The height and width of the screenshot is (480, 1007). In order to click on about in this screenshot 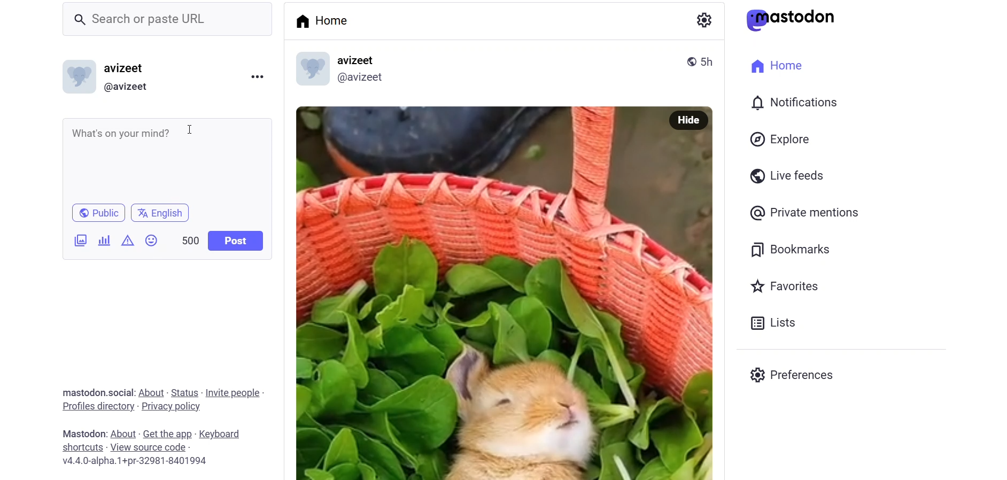, I will do `click(123, 434)`.